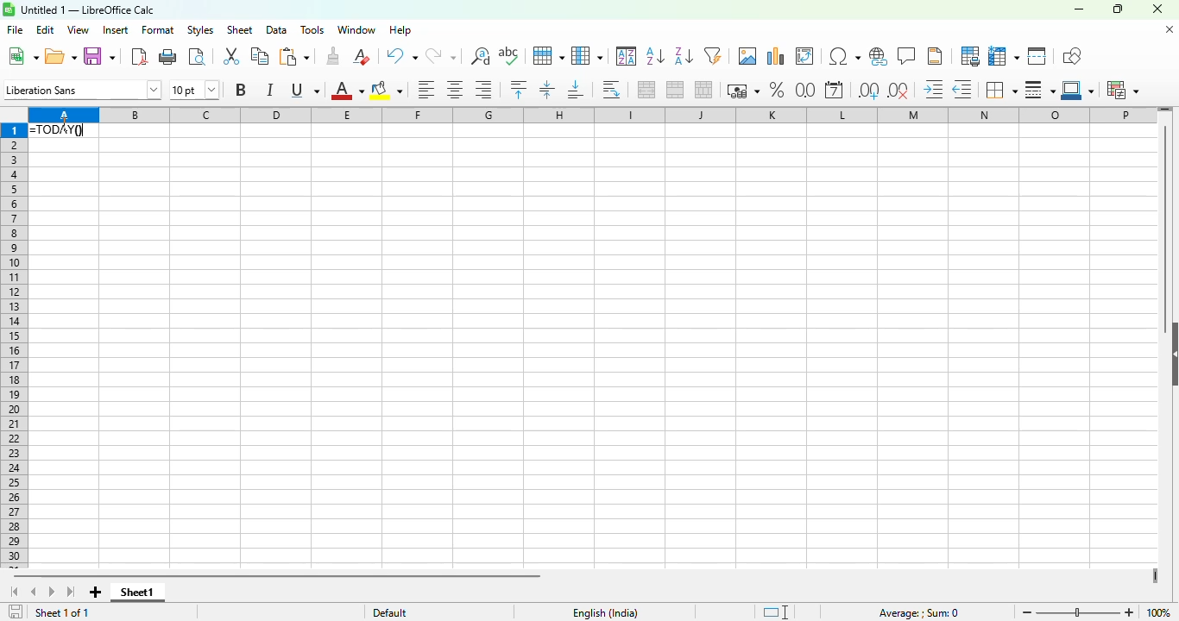 Image resolution: width=1179 pixels, height=621 pixels. Describe the element at coordinates (1159, 612) in the screenshot. I see `zoom factor` at that location.